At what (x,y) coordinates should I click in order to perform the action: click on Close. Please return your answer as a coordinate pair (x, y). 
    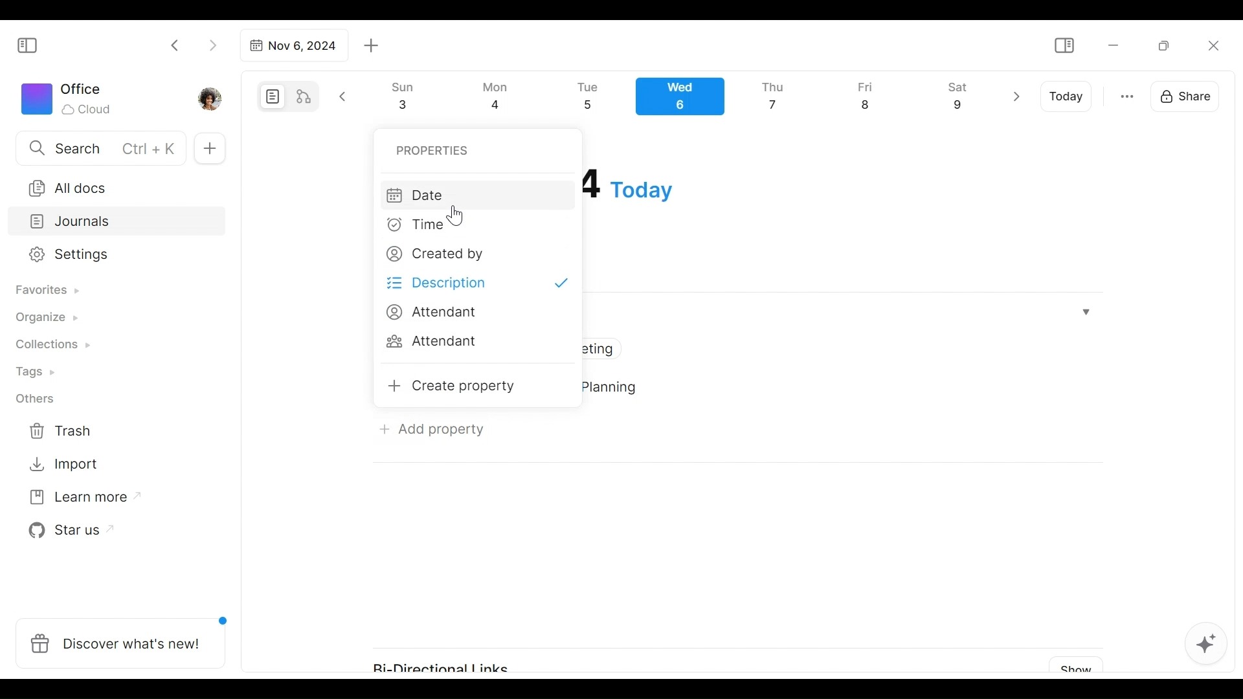
    Looking at the image, I should click on (1213, 45).